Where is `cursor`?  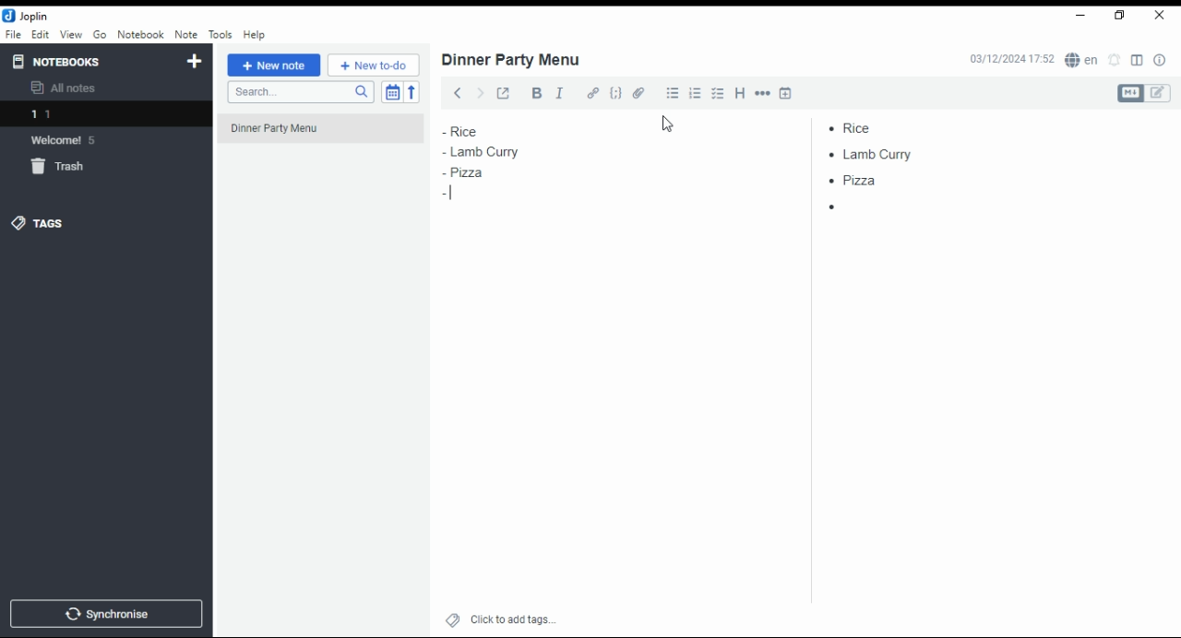
cursor is located at coordinates (670, 125).